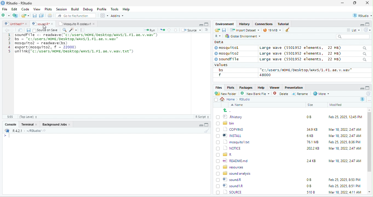 This screenshot has width=373, height=197. I want to click on scroll bar, so click(208, 73).